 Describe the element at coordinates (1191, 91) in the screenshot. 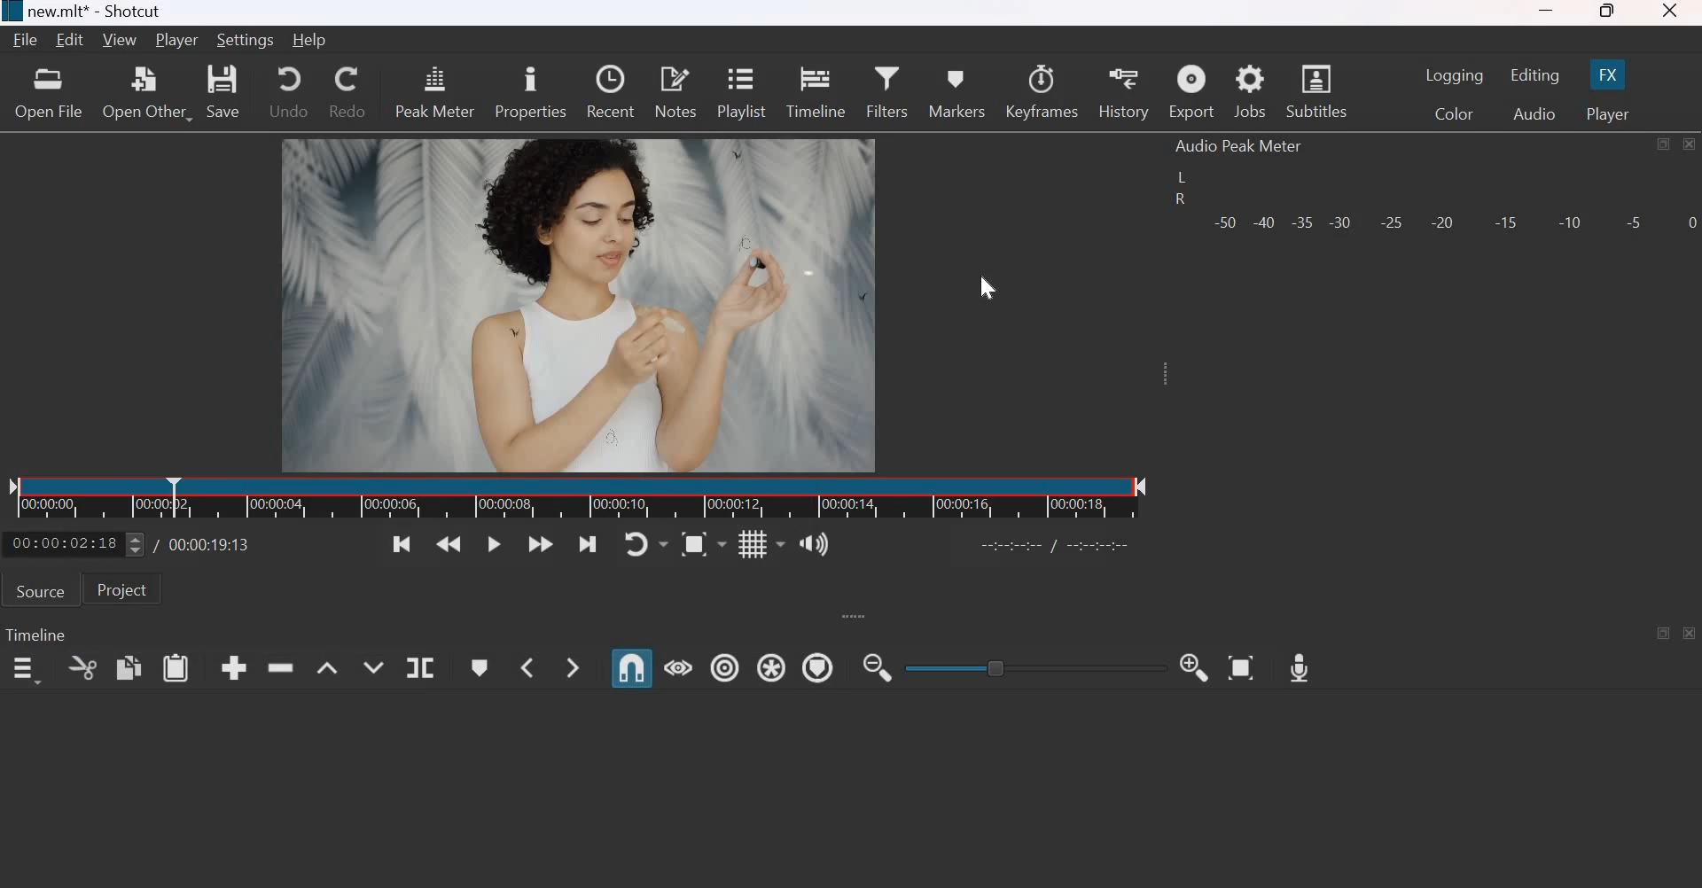

I see `Export` at that location.